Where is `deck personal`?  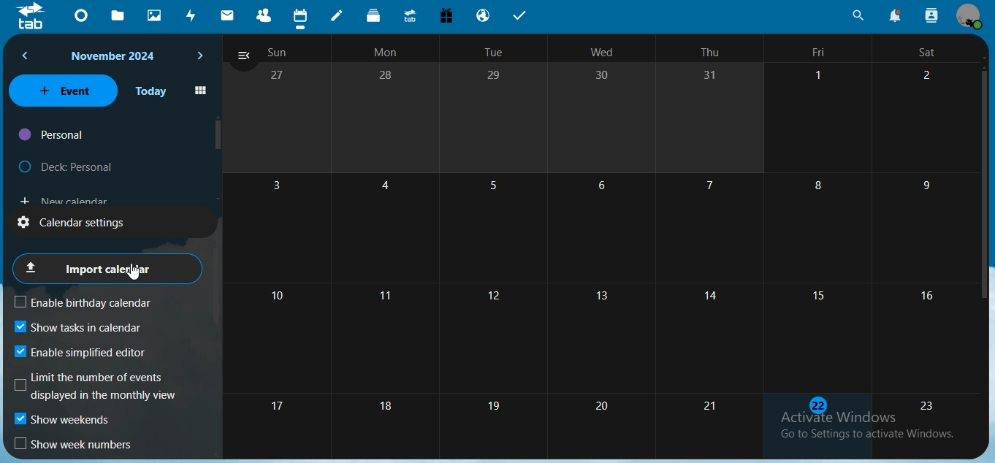 deck personal is located at coordinates (69, 164).